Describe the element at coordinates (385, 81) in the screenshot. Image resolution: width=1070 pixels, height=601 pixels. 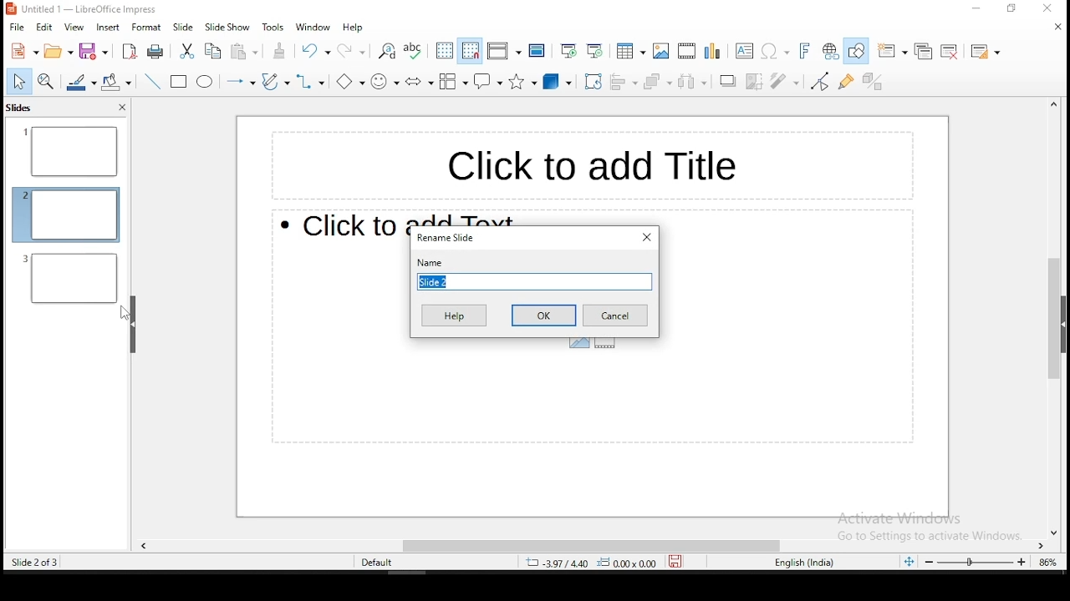
I see `symbol shapes` at that location.